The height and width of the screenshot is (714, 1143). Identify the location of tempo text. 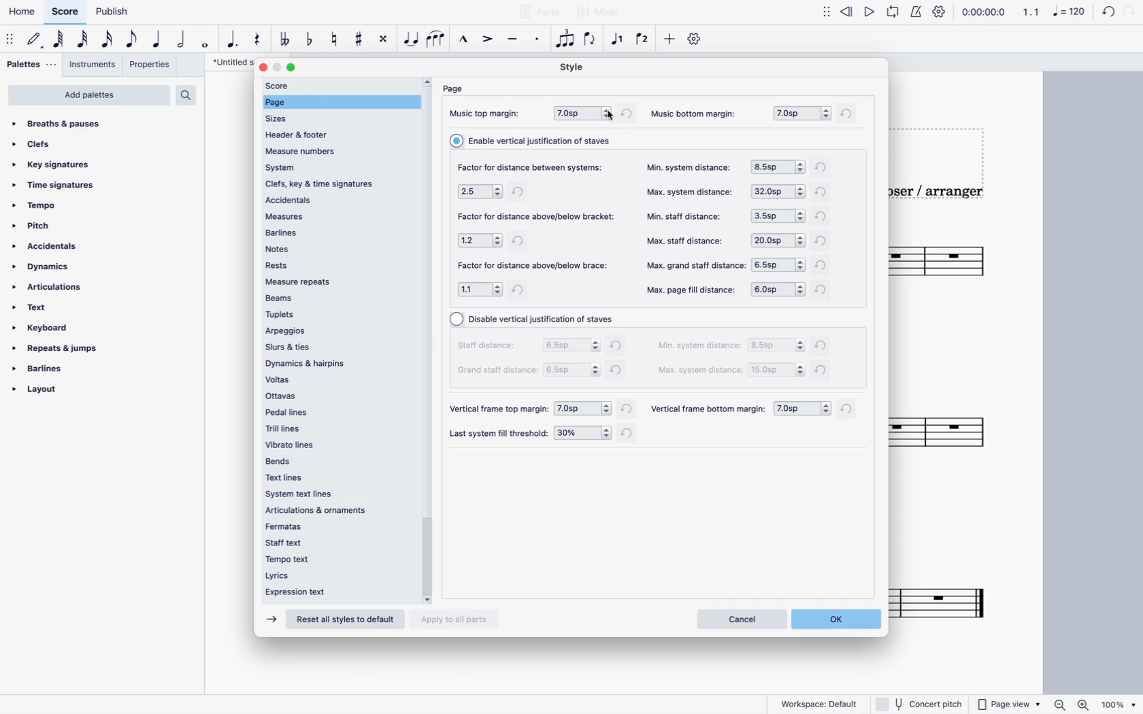
(329, 558).